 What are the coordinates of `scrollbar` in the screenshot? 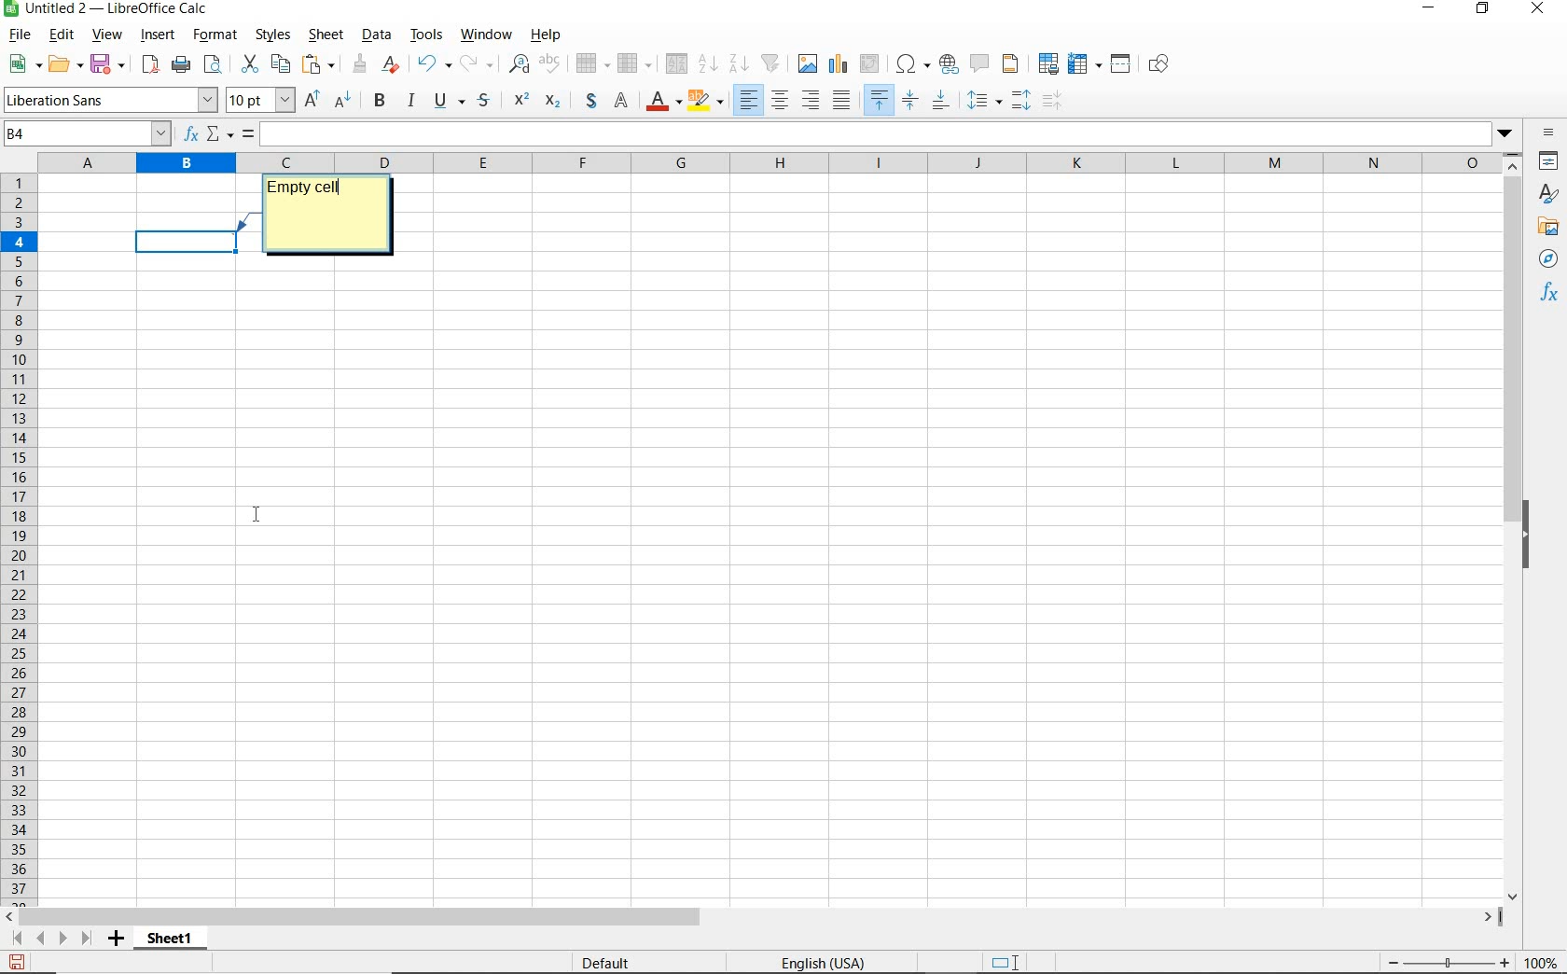 It's located at (755, 917).